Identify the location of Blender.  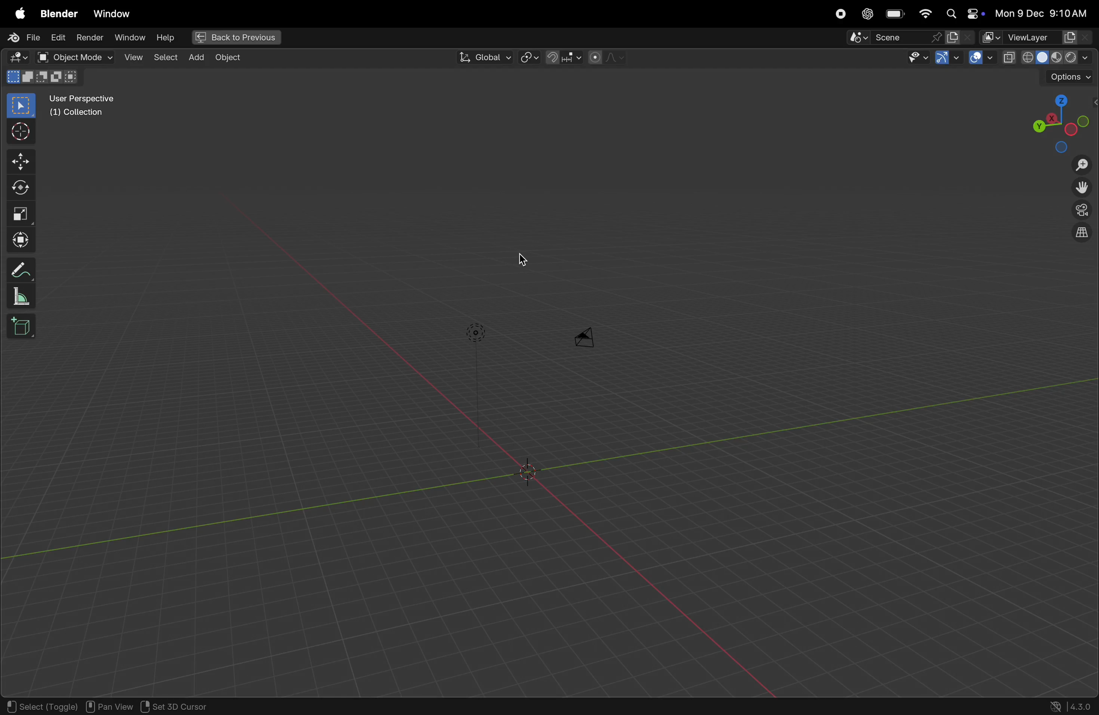
(56, 12).